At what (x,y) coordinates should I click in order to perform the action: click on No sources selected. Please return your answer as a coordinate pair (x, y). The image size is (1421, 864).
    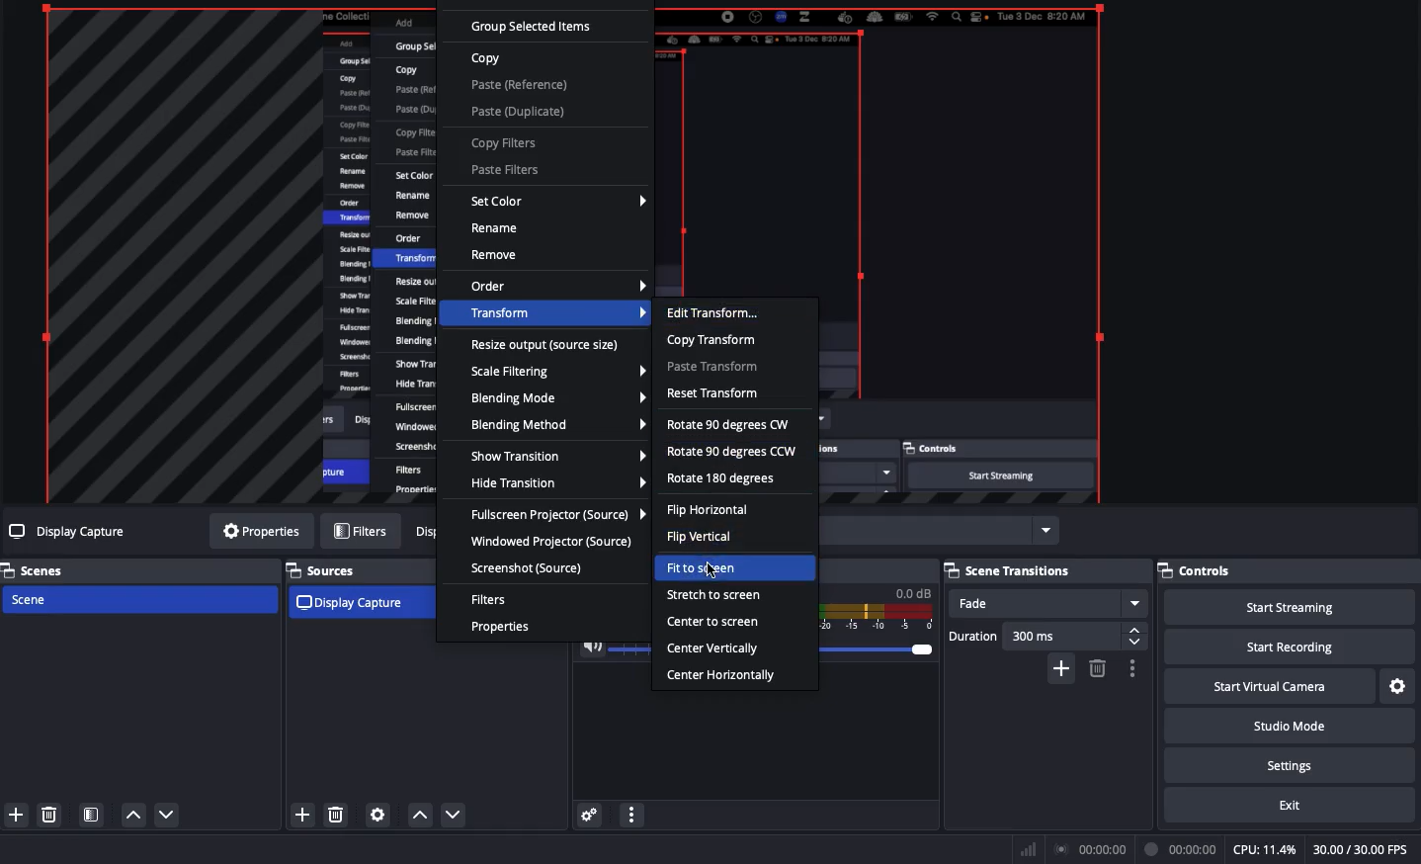
    Looking at the image, I should click on (68, 532).